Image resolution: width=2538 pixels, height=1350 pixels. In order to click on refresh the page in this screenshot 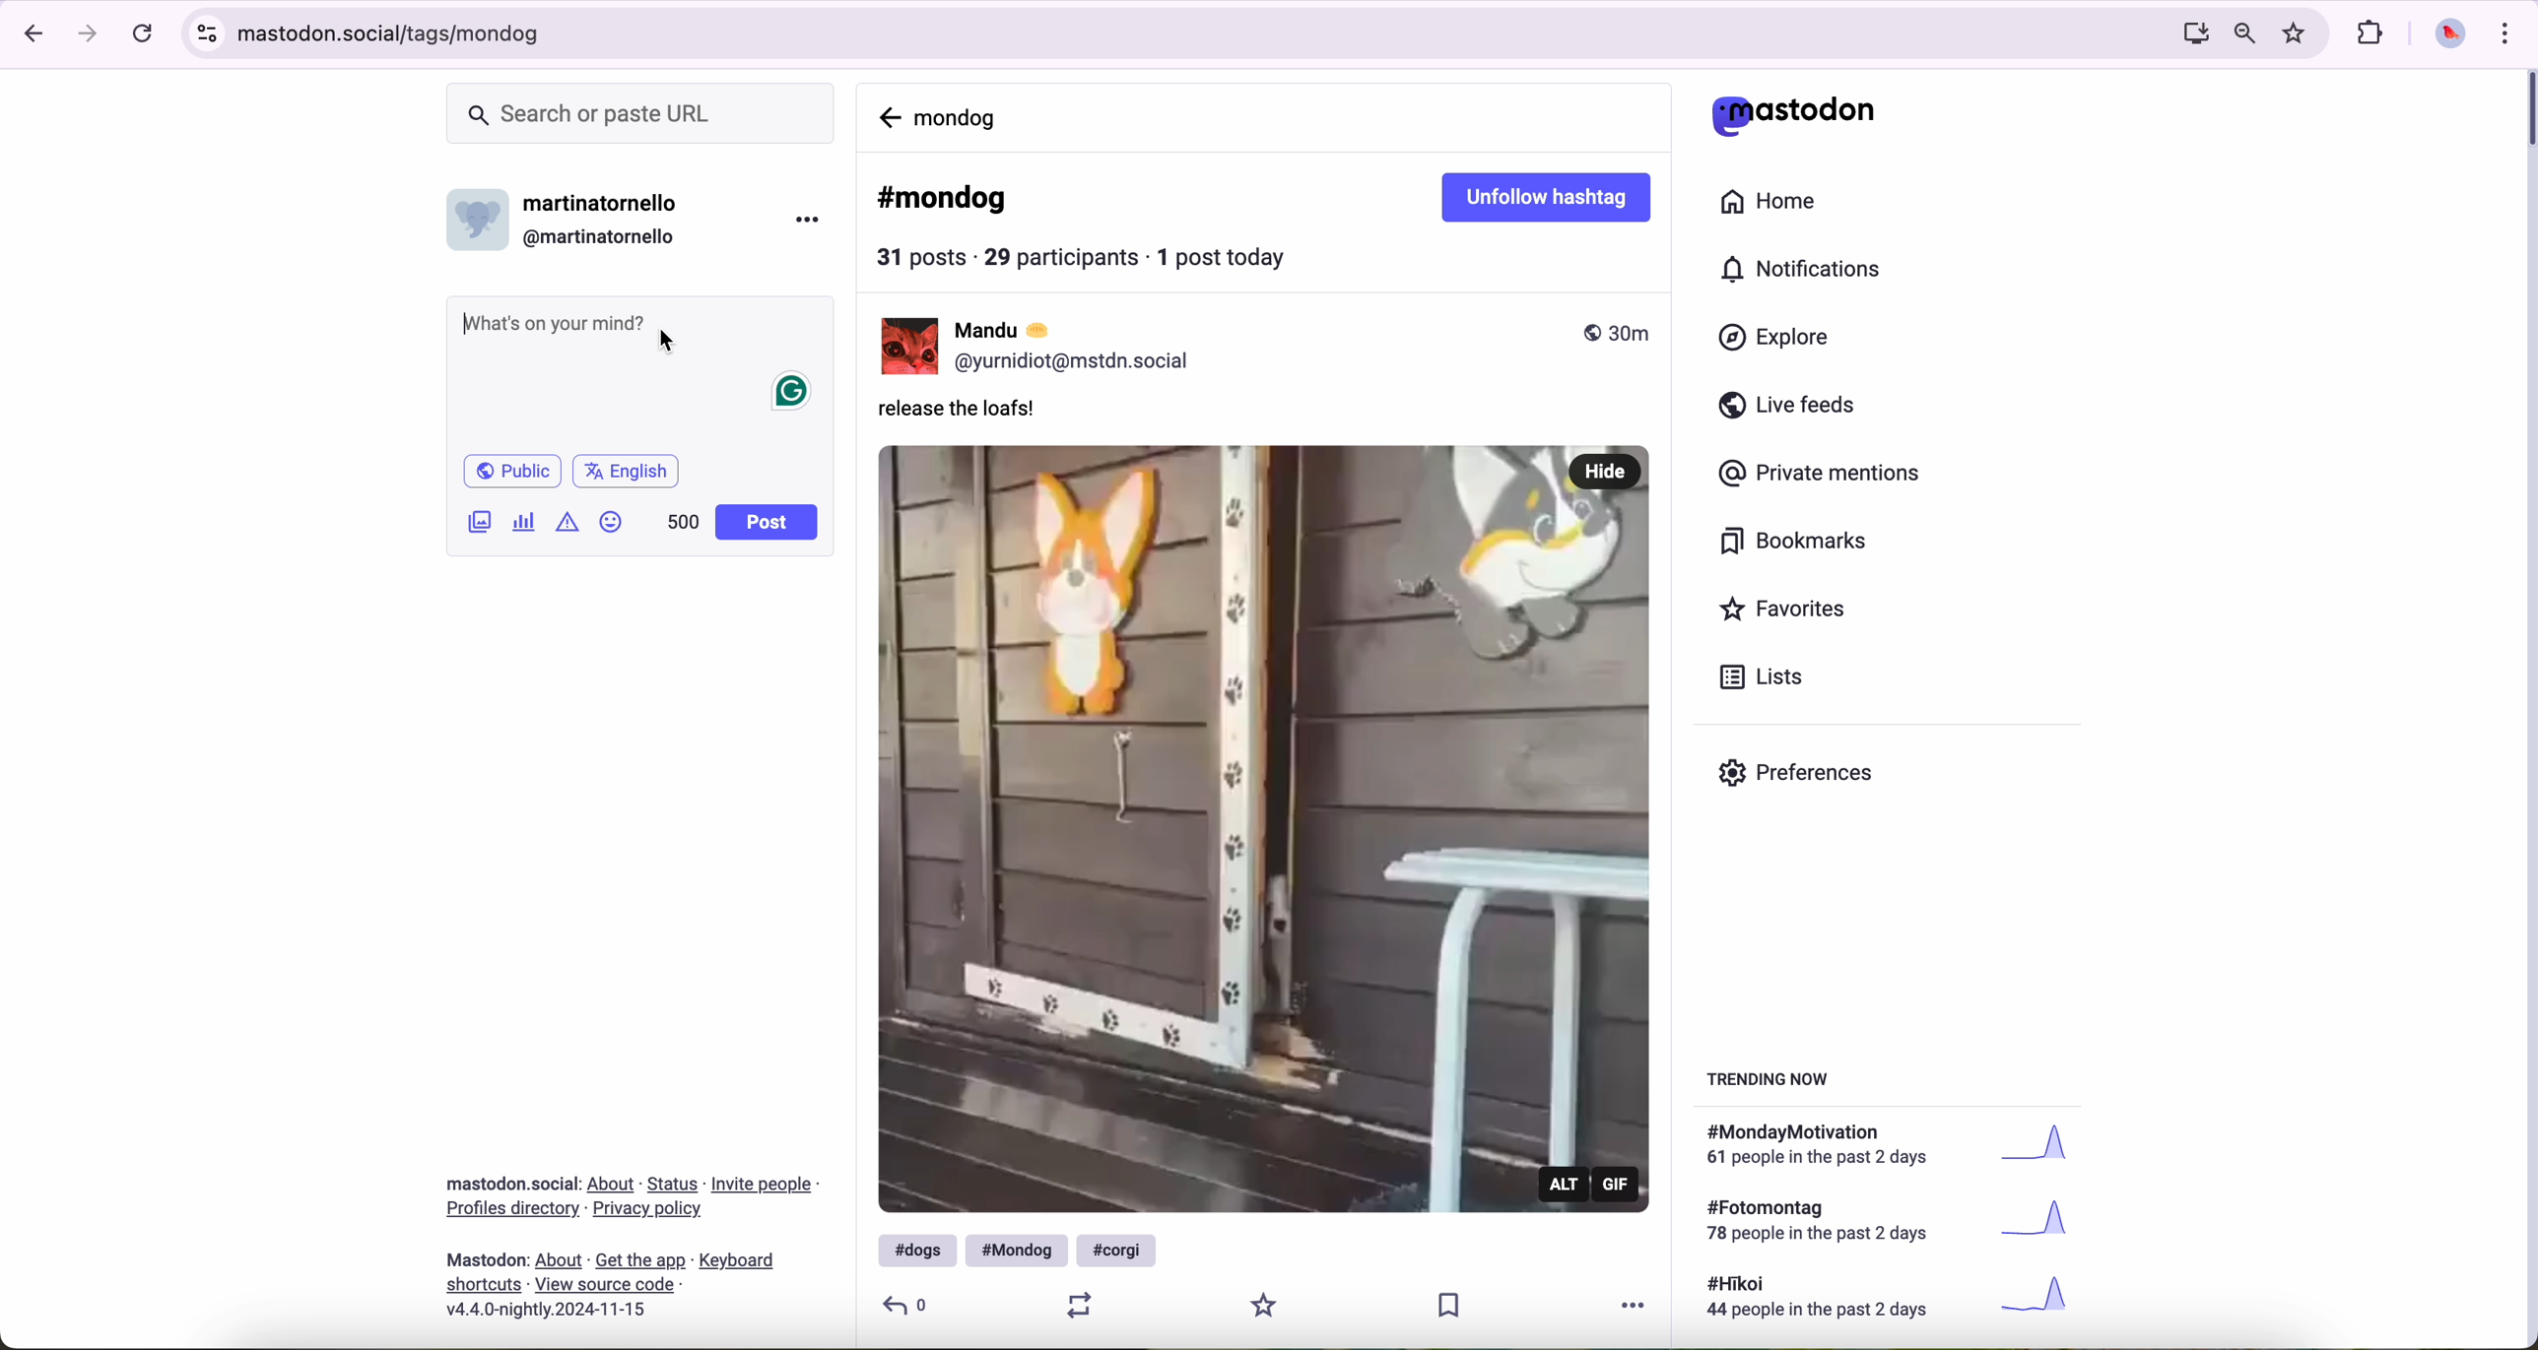, I will do `click(143, 35)`.